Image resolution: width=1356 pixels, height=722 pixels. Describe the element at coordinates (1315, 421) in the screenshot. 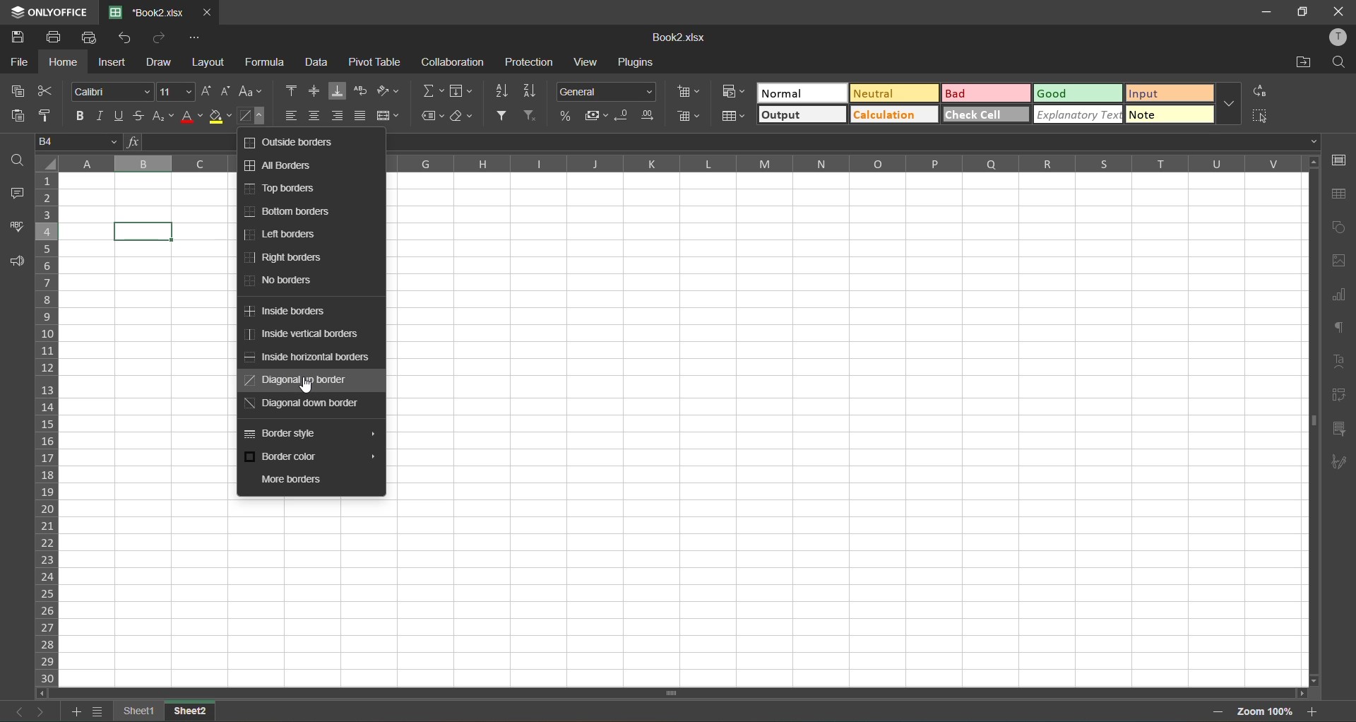

I see `scrollbar` at that location.